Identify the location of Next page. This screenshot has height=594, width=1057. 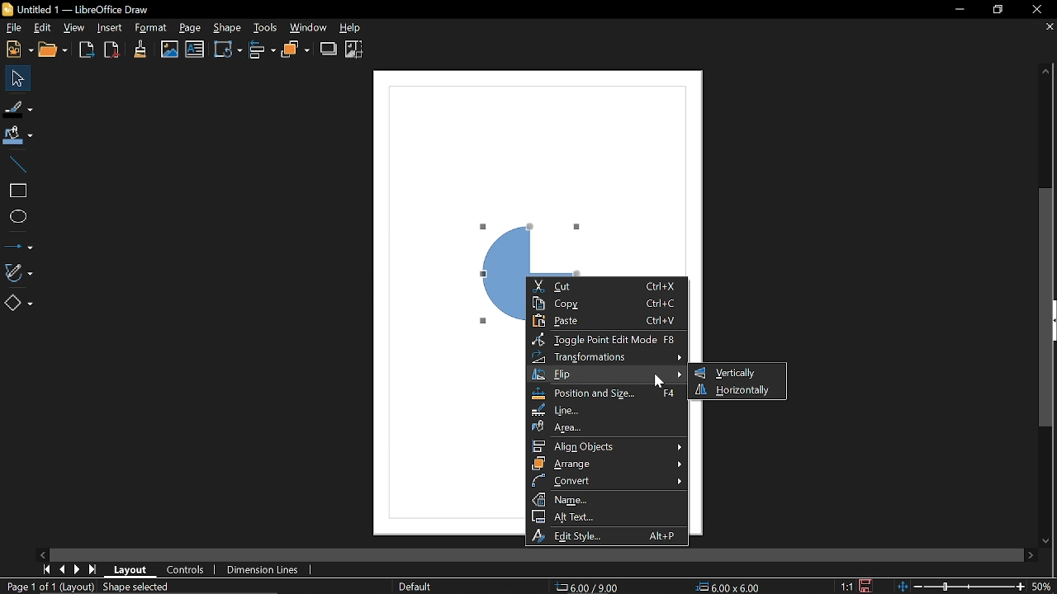
(78, 569).